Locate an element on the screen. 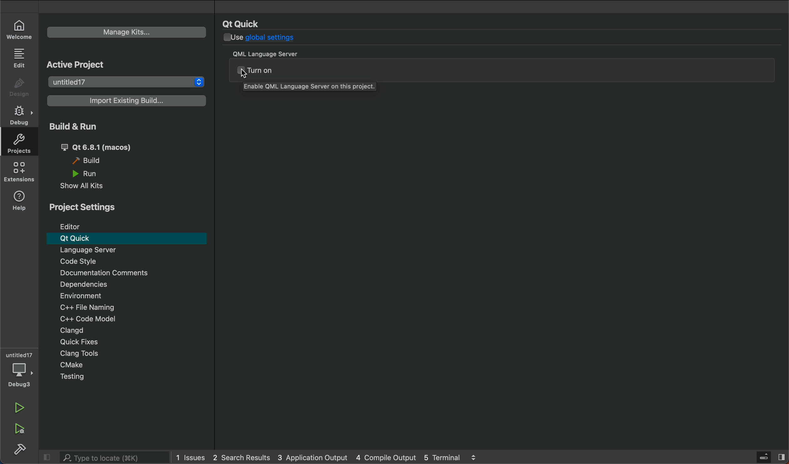 This screenshot has width=789, height=464. build is located at coordinates (21, 449).